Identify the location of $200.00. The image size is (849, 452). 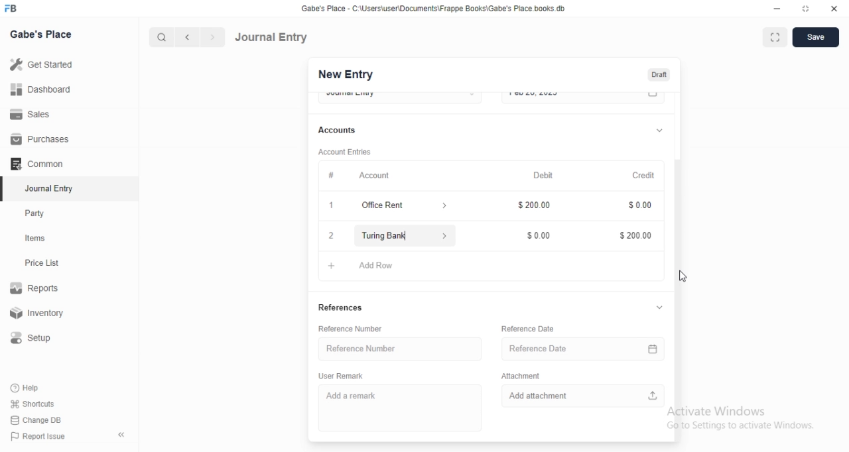
(532, 206).